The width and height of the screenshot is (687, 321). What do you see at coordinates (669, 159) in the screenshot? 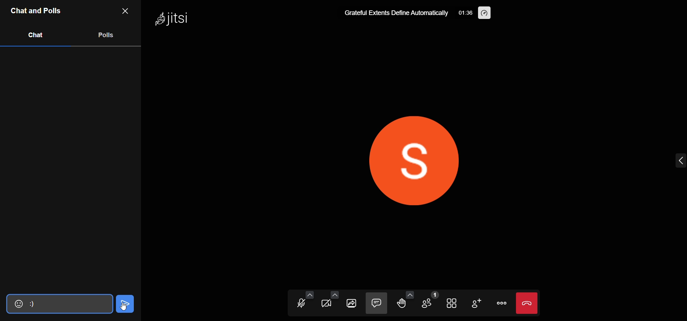
I see `expand` at bounding box center [669, 159].